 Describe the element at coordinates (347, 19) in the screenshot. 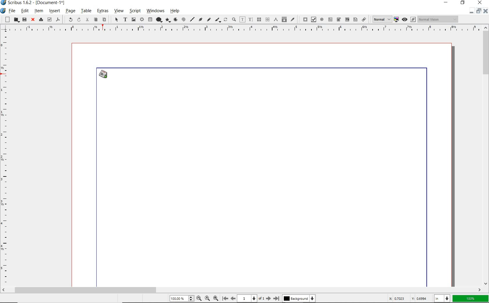

I see `pdf combo box` at that location.